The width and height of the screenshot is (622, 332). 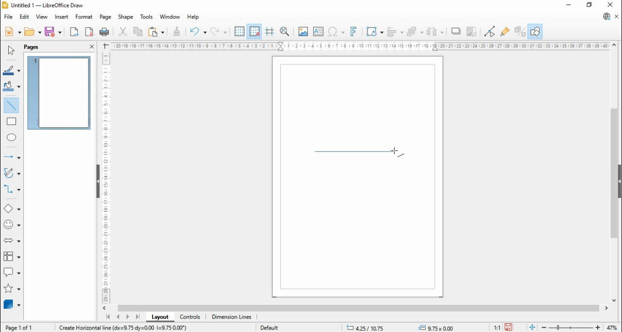 I want to click on export as pdf, so click(x=90, y=32).